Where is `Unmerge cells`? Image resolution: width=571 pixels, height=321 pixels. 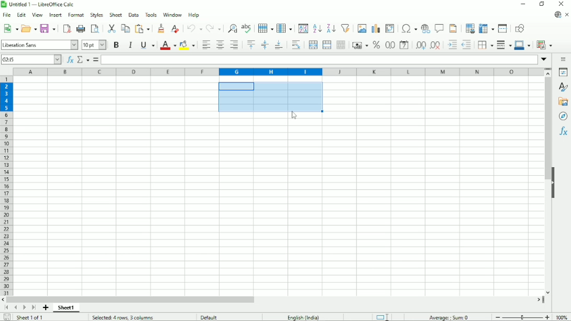
Unmerge cells is located at coordinates (341, 45).